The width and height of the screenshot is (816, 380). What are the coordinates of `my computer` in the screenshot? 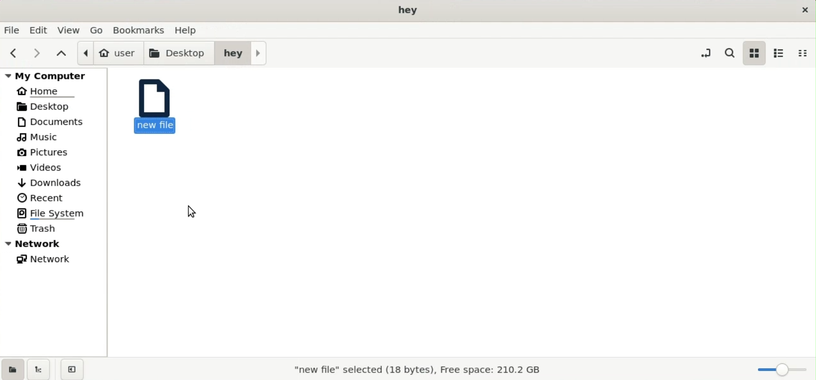 It's located at (56, 75).